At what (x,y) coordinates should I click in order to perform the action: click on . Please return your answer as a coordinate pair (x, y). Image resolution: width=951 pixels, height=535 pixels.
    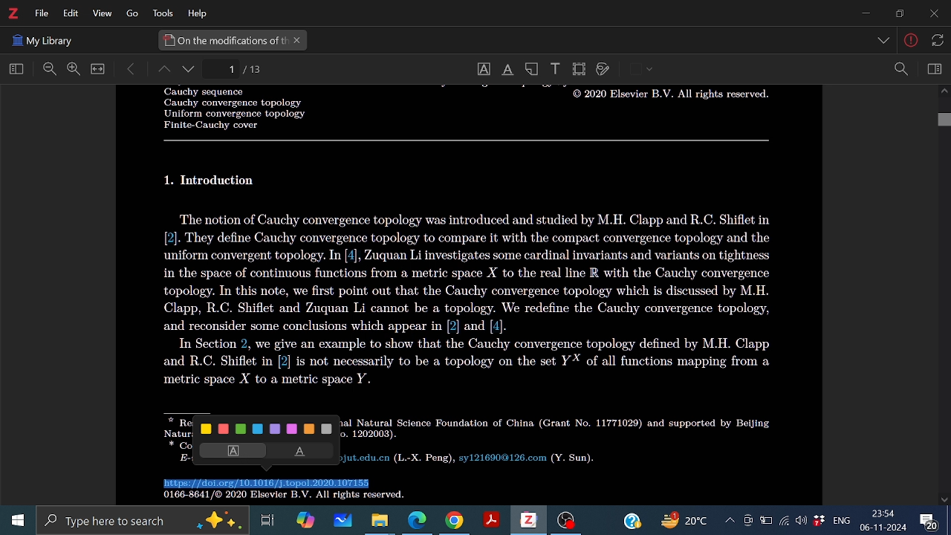
    Looking at the image, I should click on (42, 39).